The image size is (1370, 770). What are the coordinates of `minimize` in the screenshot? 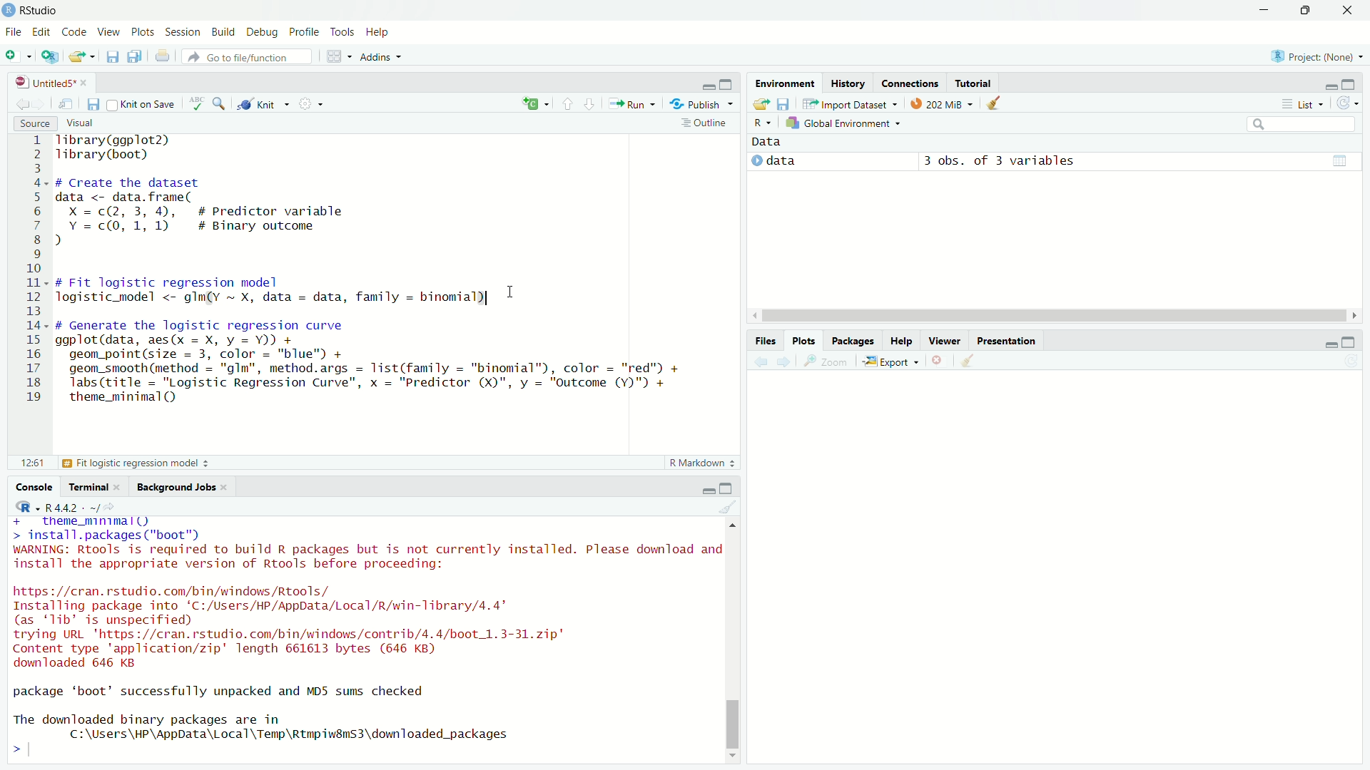 It's located at (1329, 345).